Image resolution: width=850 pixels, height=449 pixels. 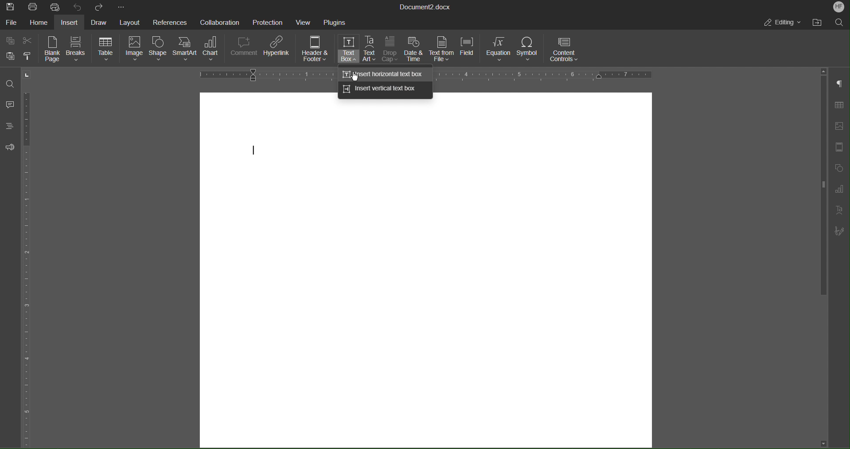 What do you see at coordinates (268, 21) in the screenshot?
I see `Protection` at bounding box center [268, 21].